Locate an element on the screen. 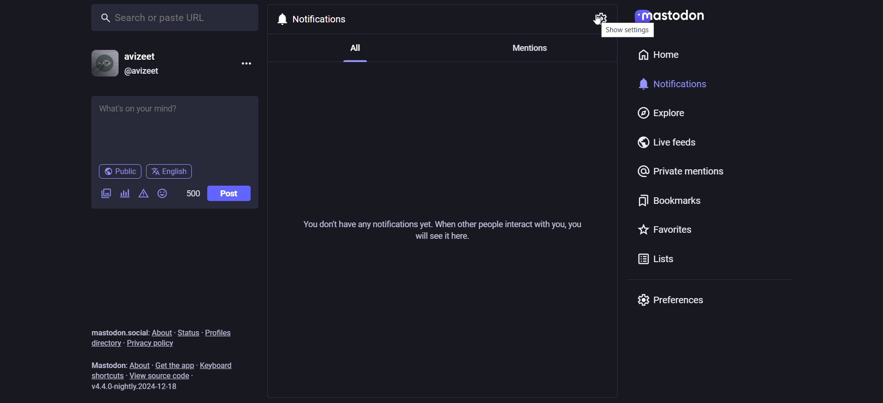 The width and height of the screenshot is (883, 403). about is located at coordinates (164, 333).